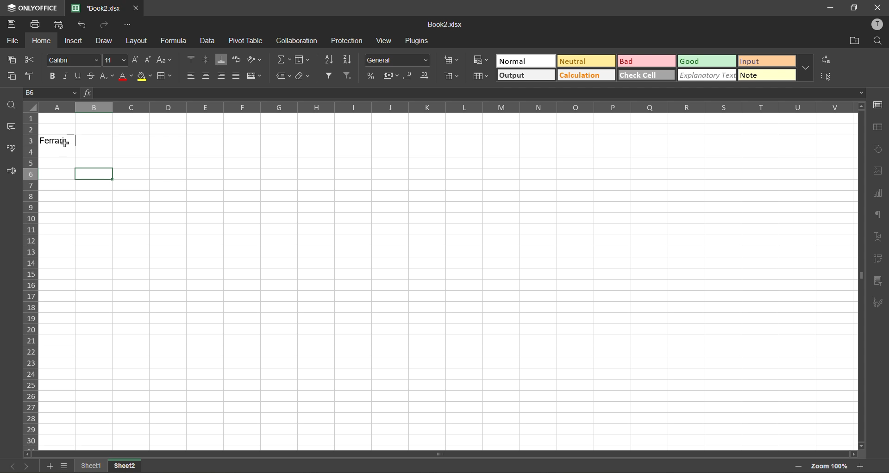  Describe the element at coordinates (328, 75) in the screenshot. I see `filter` at that location.